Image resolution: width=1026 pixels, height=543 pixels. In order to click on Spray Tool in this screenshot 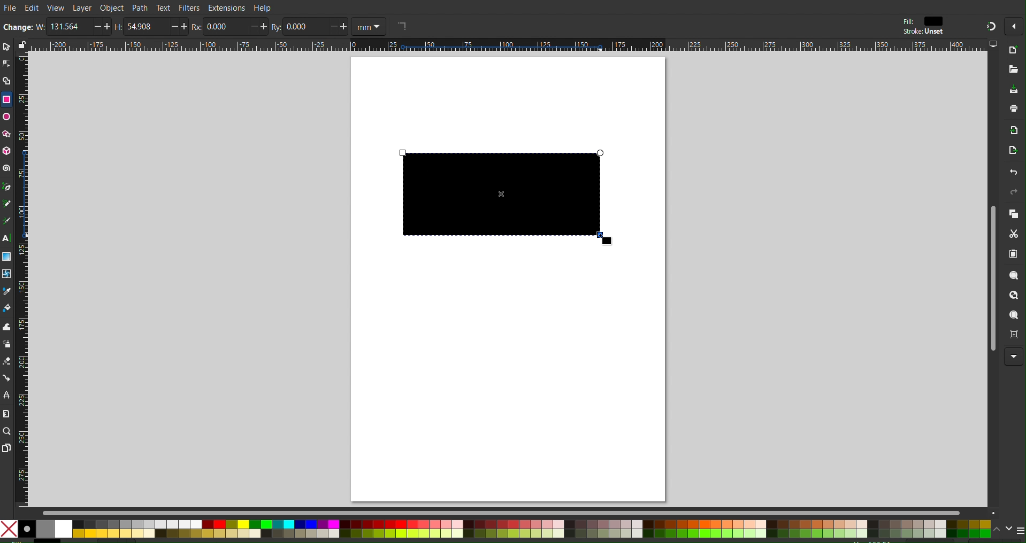, I will do `click(6, 346)`.